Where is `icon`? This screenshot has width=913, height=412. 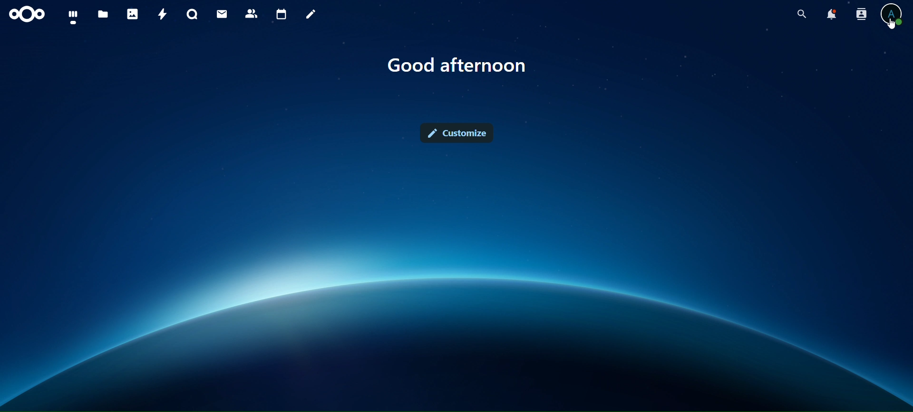
icon is located at coordinates (26, 15).